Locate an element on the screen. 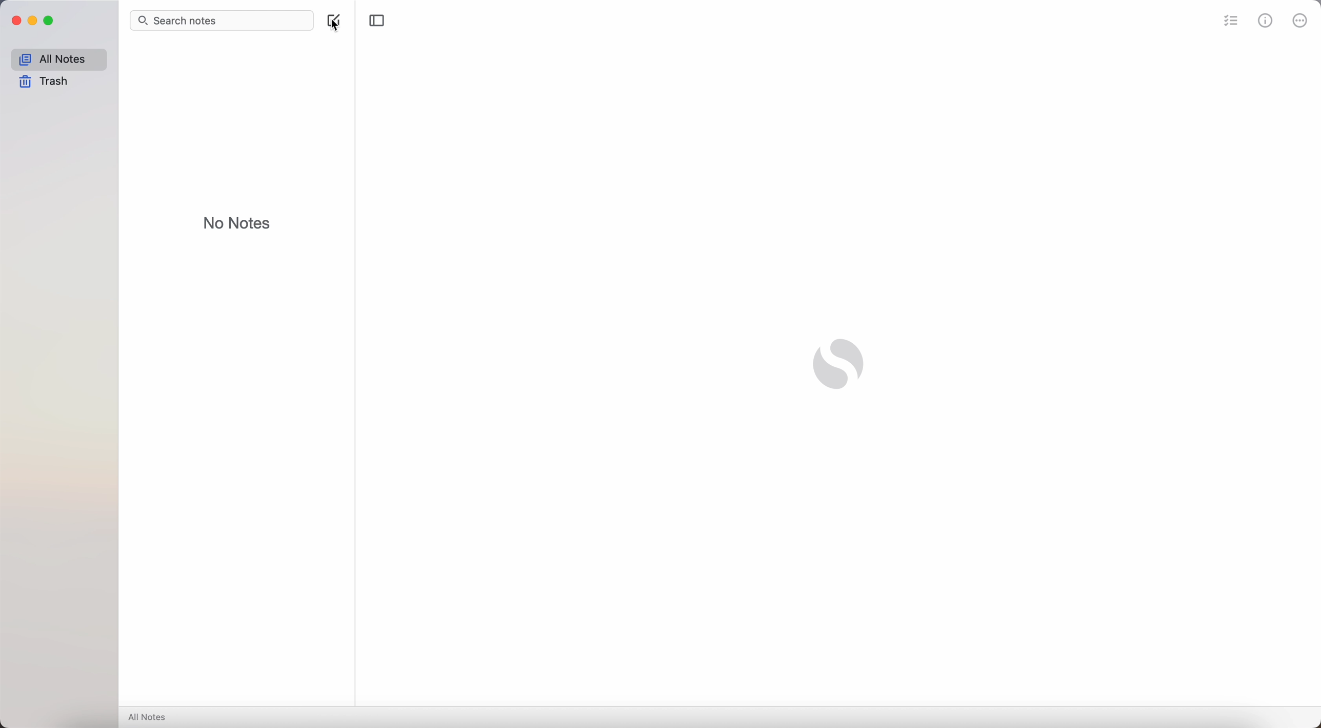  minimize is located at coordinates (32, 22).